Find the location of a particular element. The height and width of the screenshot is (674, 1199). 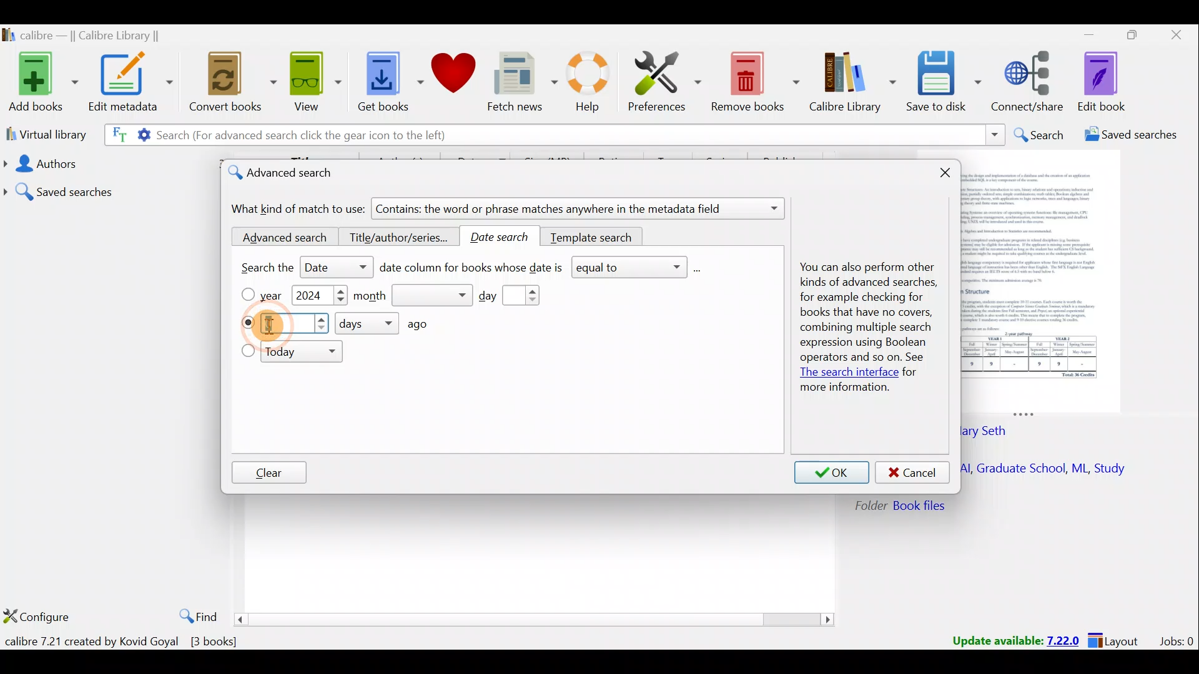

Date column for books whose date is is located at coordinates (472, 270).